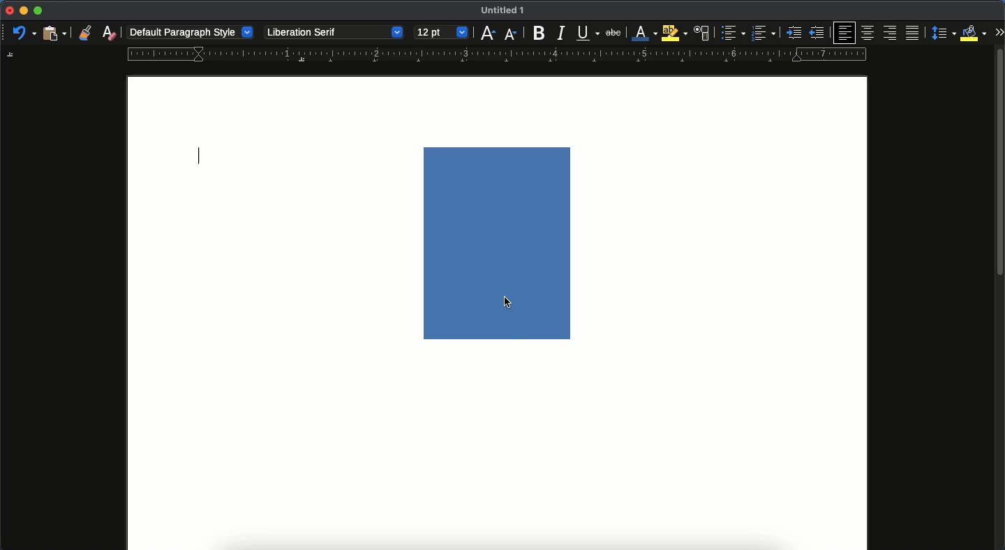  What do you see at coordinates (537, 32) in the screenshot?
I see `bold` at bounding box center [537, 32].